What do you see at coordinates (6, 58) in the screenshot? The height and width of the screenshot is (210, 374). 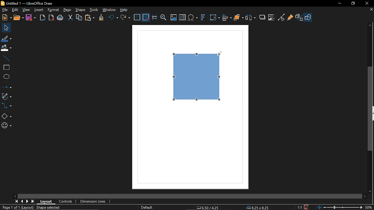 I see `Line` at bounding box center [6, 58].